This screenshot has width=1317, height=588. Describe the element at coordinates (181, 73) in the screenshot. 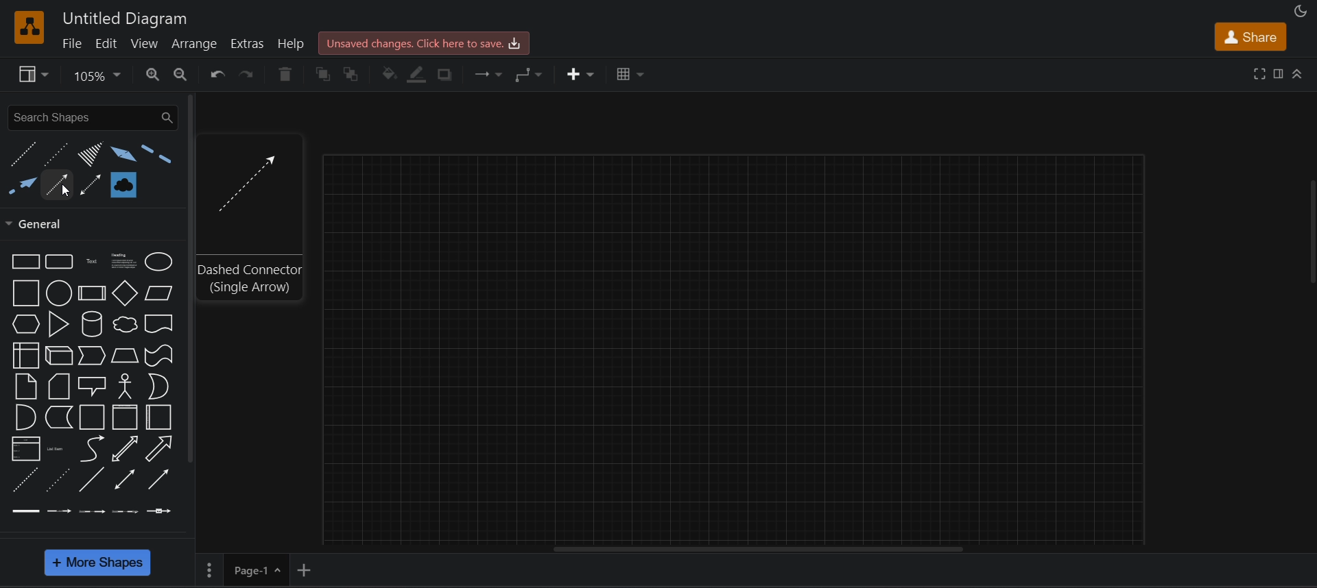

I see `zoom out` at that location.